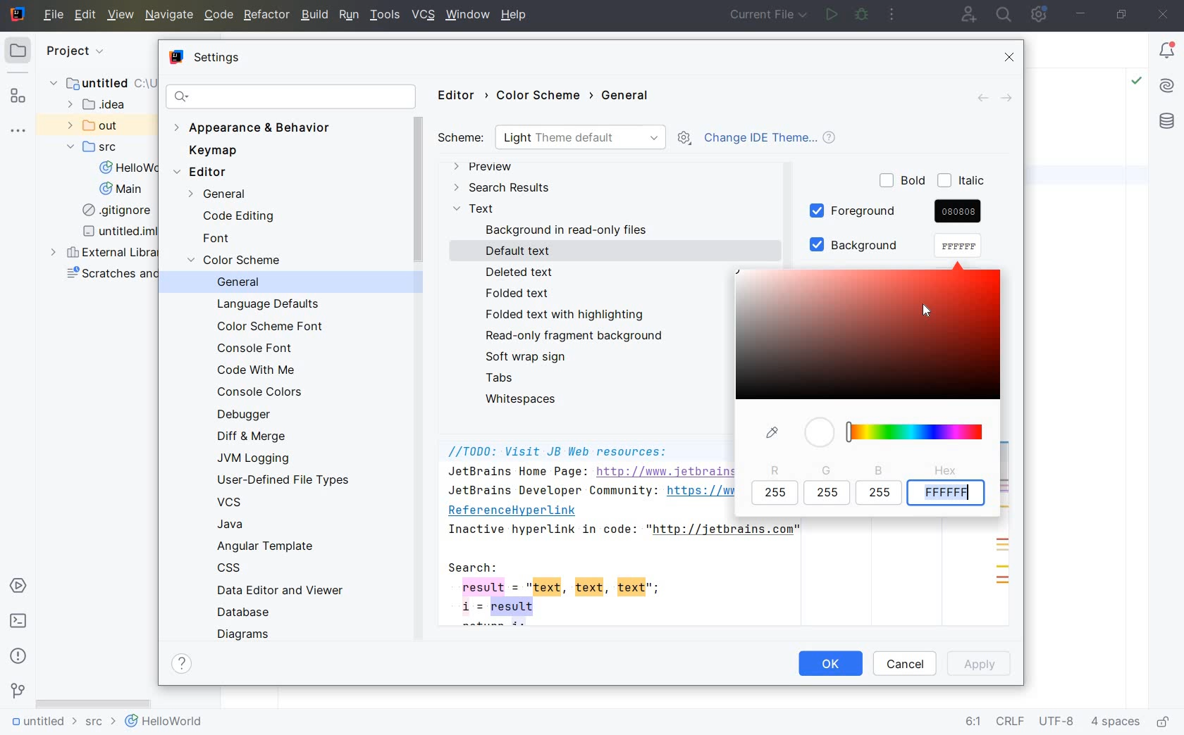 This screenshot has height=735, width=1184. Describe the element at coordinates (114, 211) in the screenshot. I see `gitignore` at that location.